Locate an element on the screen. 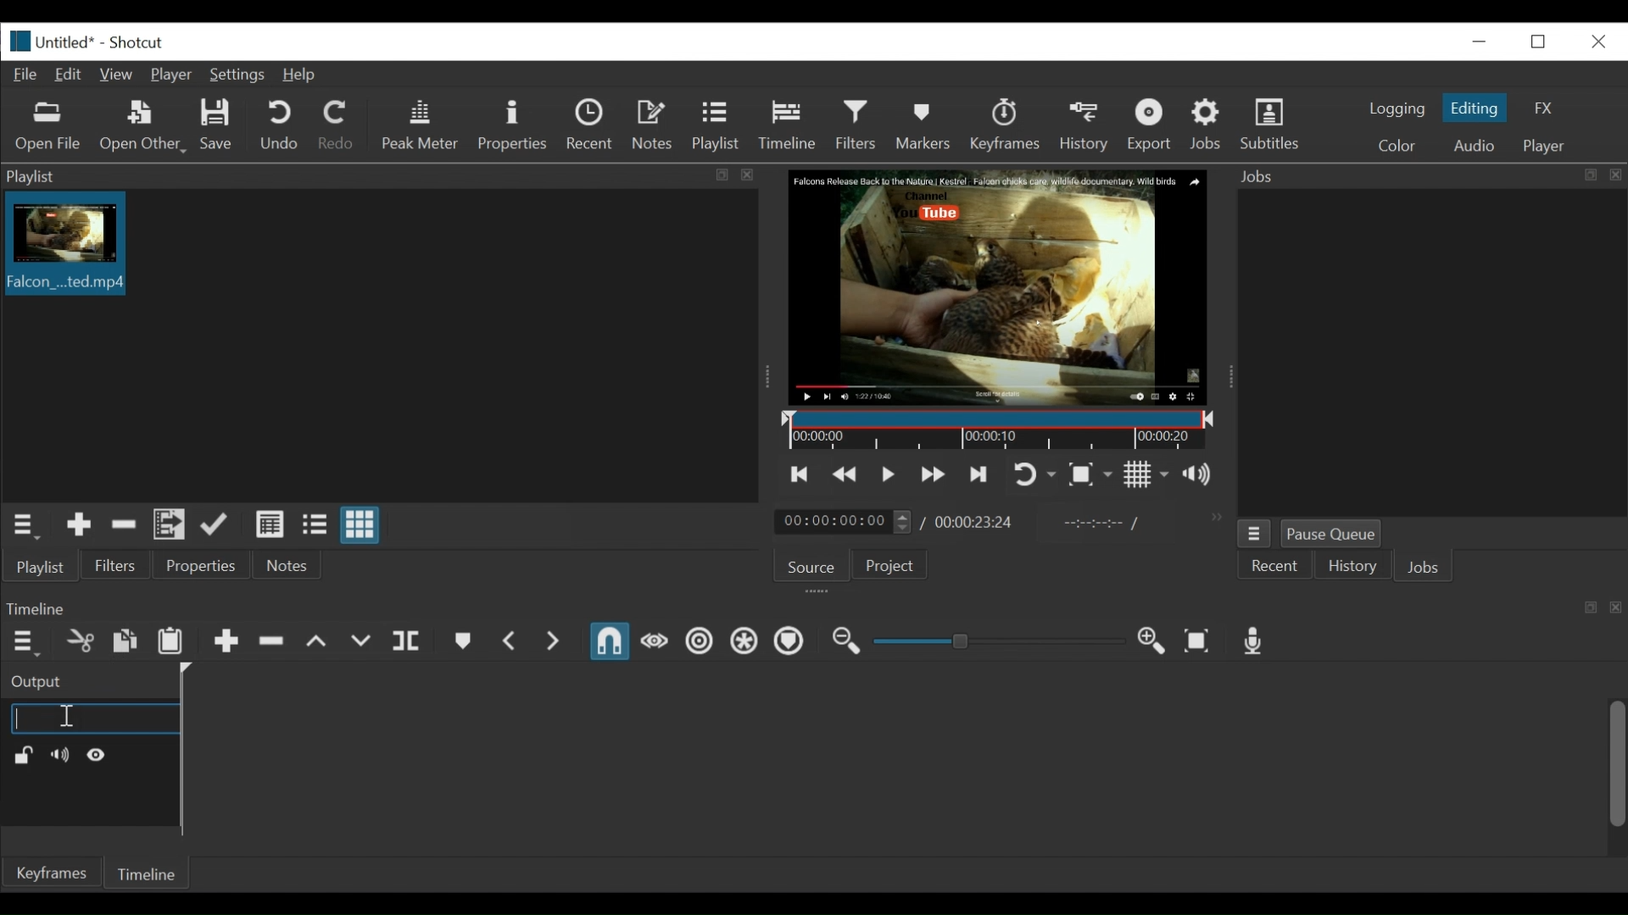 This screenshot has width=1628, height=915. Ripple all tracks is located at coordinates (744, 641).